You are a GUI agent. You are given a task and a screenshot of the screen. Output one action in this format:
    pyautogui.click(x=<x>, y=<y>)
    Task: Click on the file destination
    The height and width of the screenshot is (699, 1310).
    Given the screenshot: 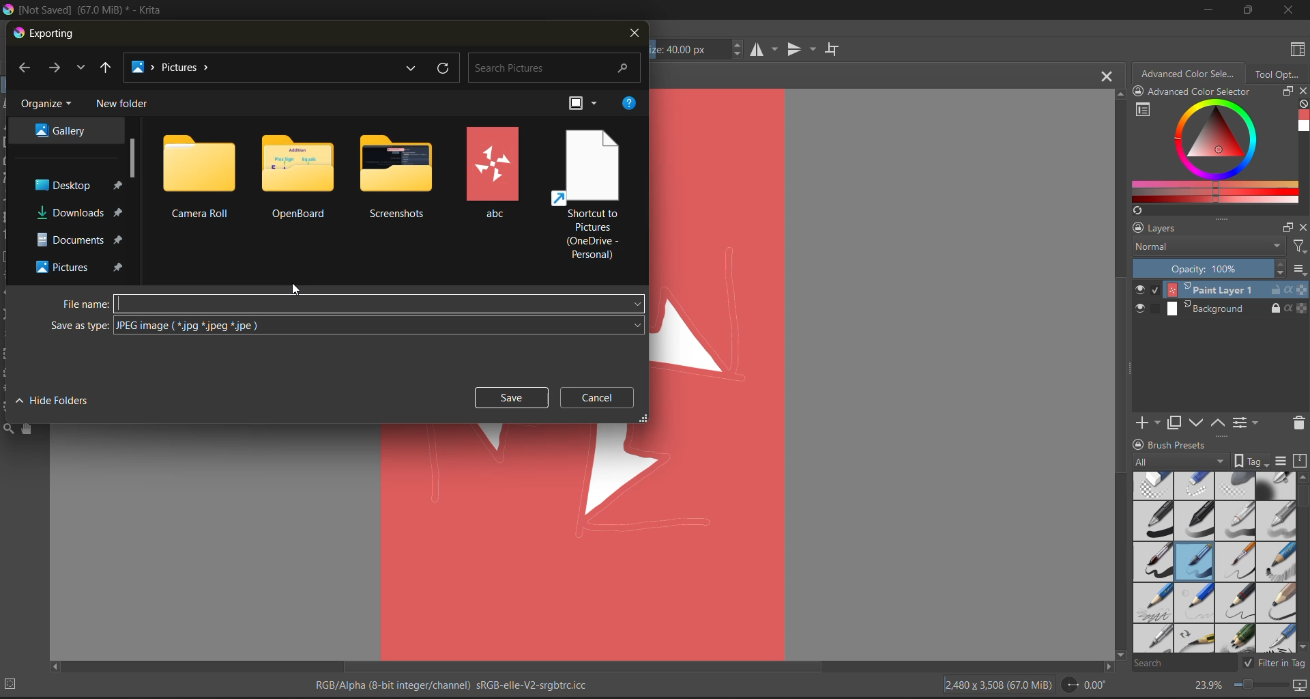 What is the action you would take?
    pyautogui.click(x=80, y=239)
    